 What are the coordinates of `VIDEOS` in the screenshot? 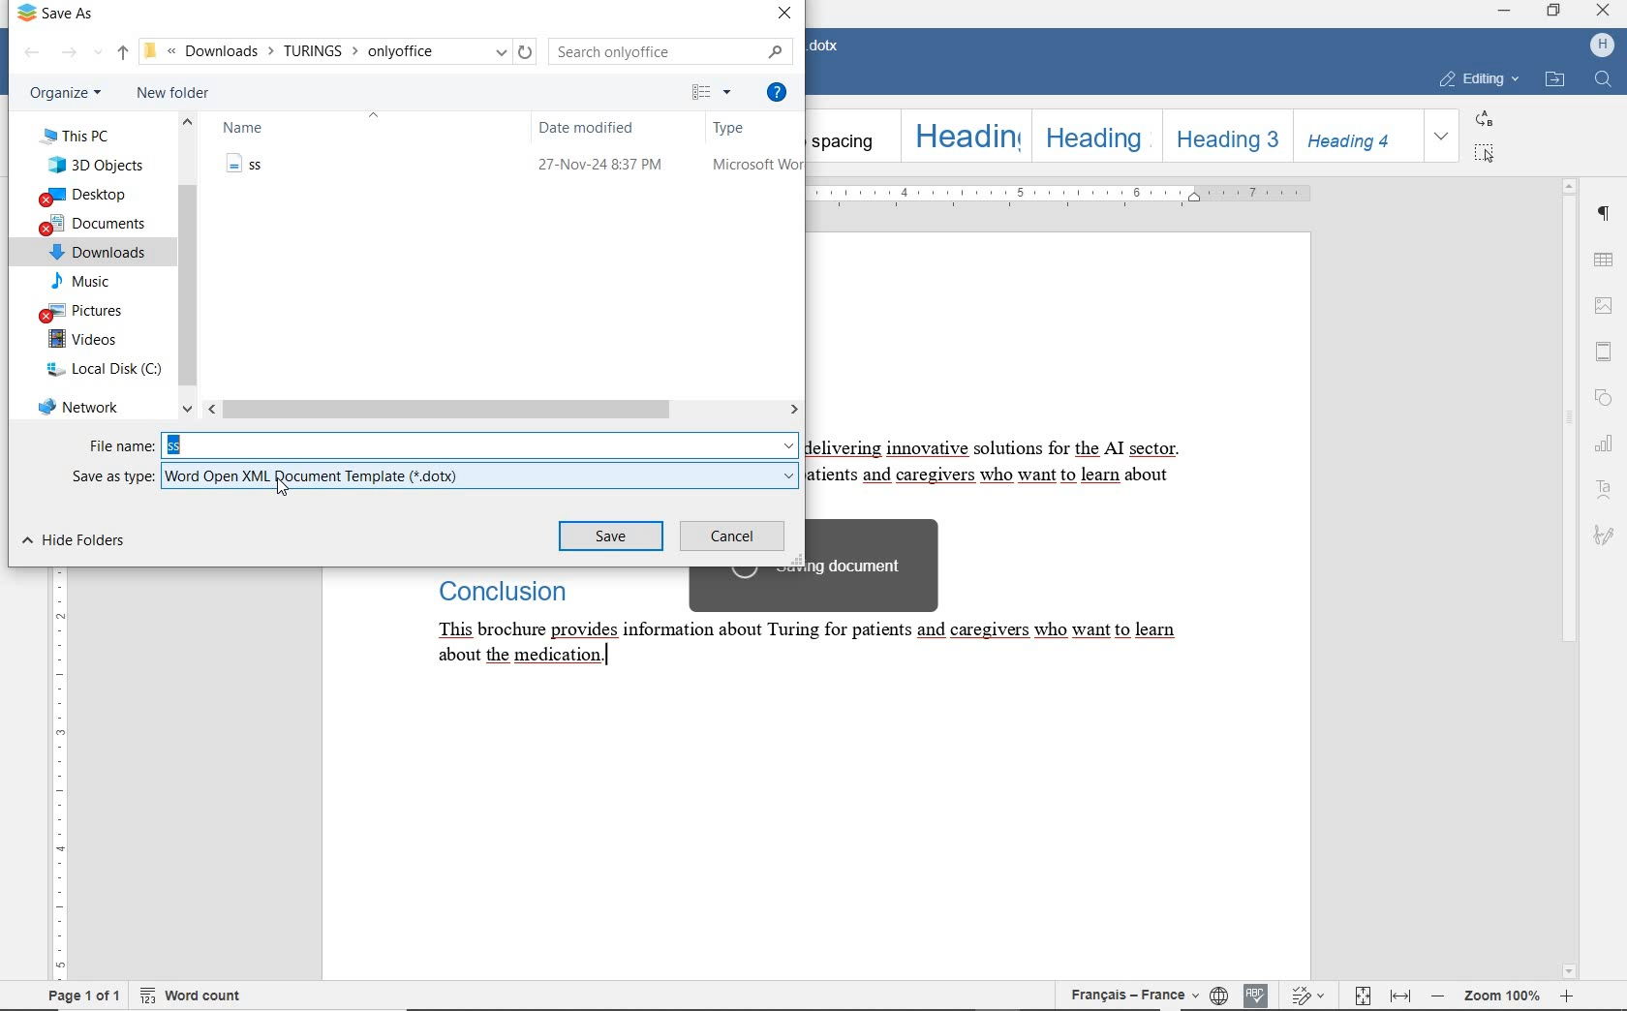 It's located at (84, 339).